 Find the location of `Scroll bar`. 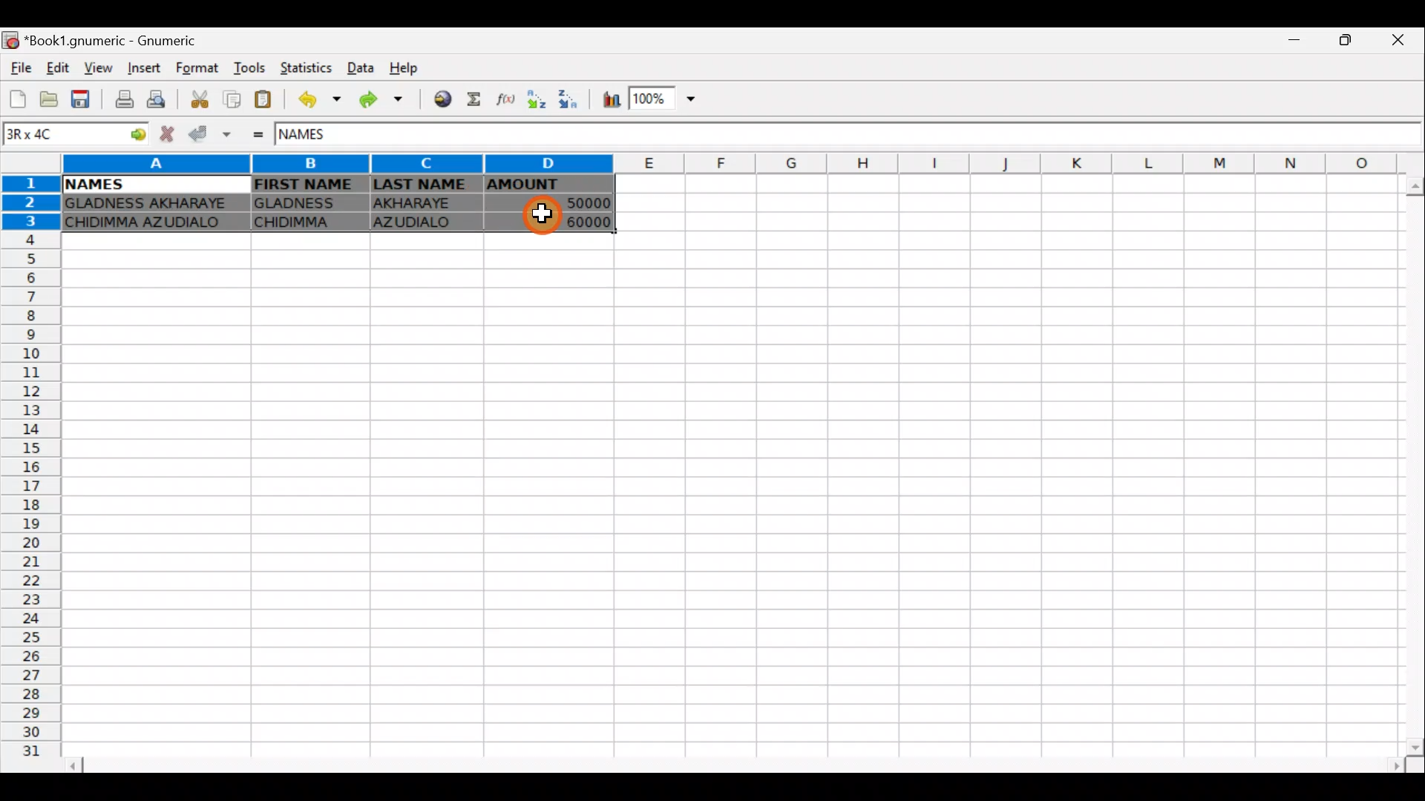

Scroll bar is located at coordinates (733, 765).